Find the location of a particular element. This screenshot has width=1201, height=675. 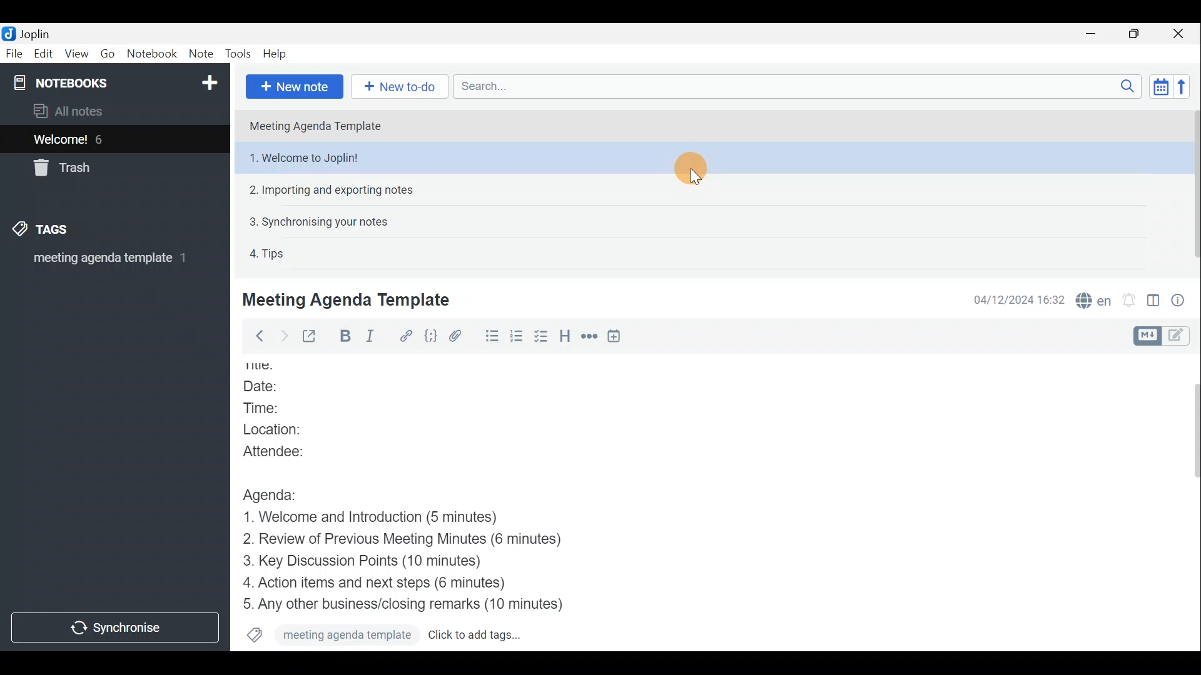

Bold is located at coordinates (345, 336).